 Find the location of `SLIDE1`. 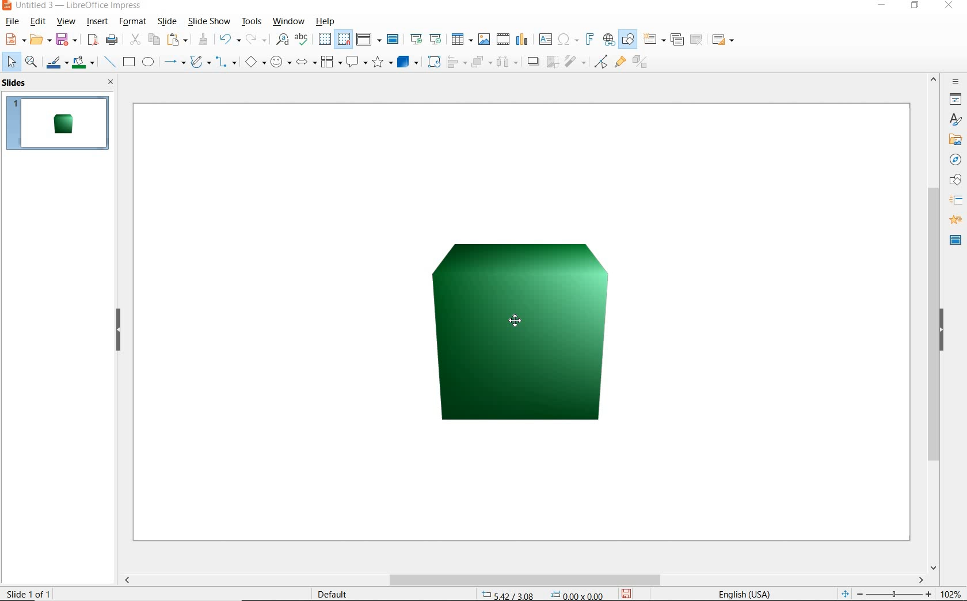

SLIDE1 is located at coordinates (58, 123).